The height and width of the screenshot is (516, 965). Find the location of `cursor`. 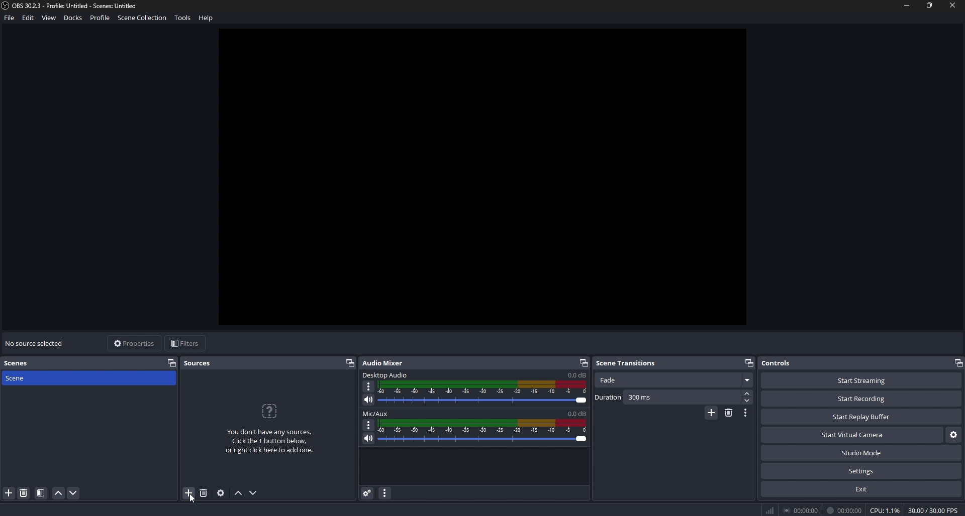

cursor is located at coordinates (195, 502).